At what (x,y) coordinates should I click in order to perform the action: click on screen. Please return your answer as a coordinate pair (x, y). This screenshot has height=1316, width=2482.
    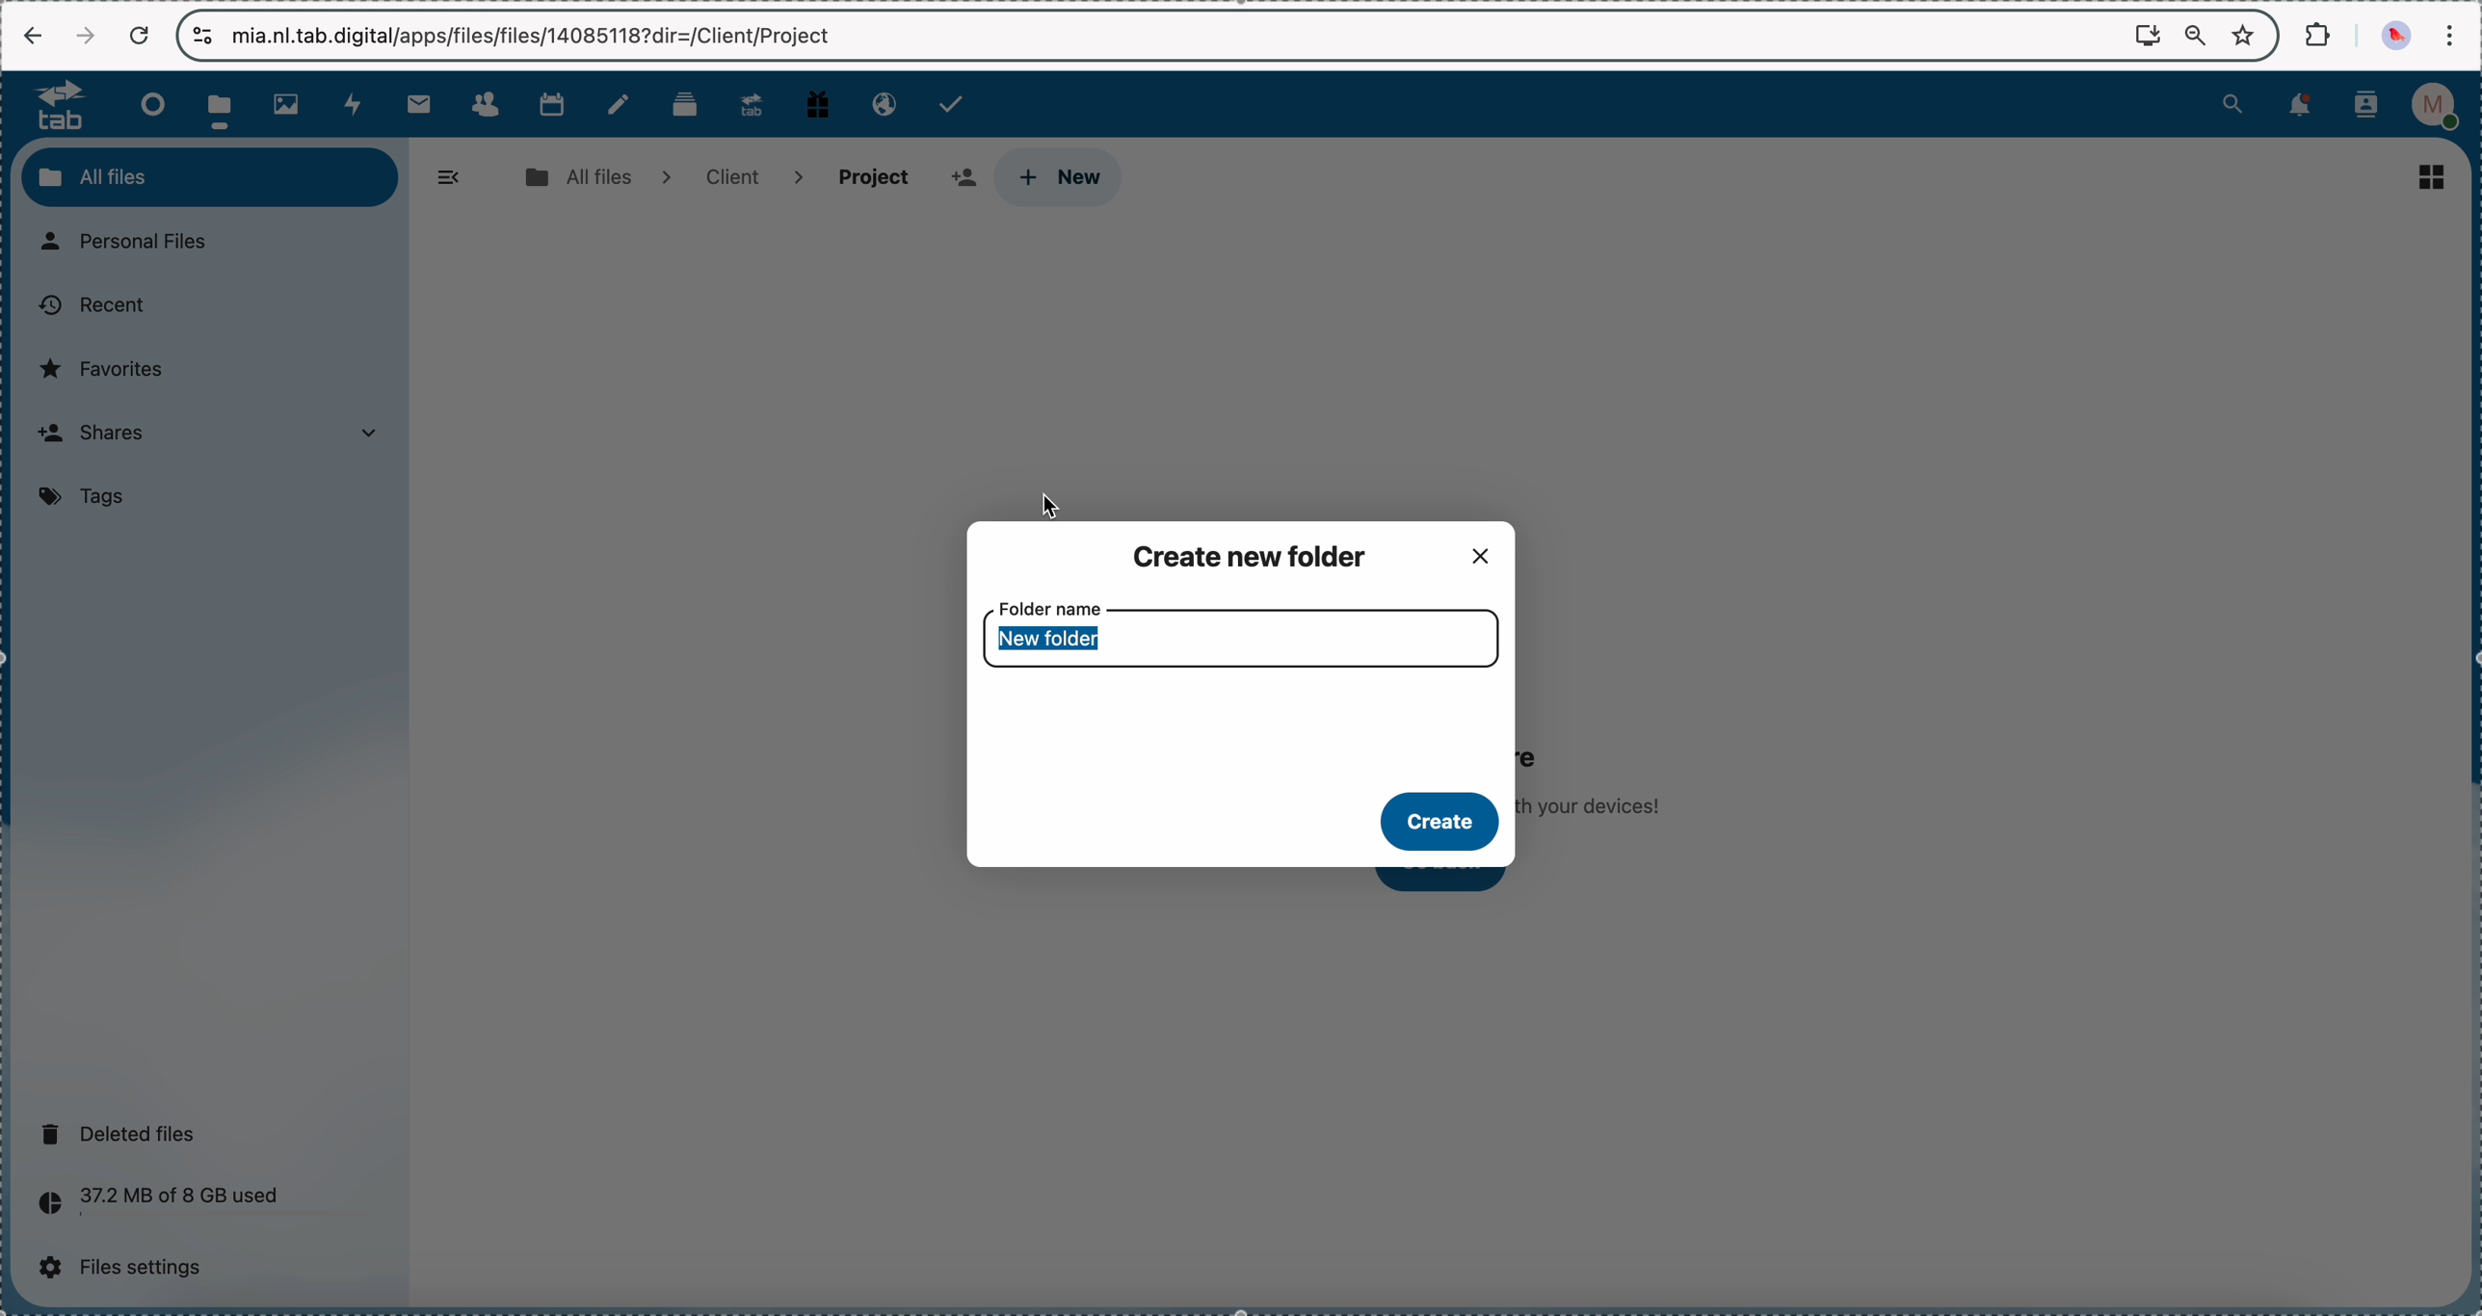
    Looking at the image, I should click on (2148, 34).